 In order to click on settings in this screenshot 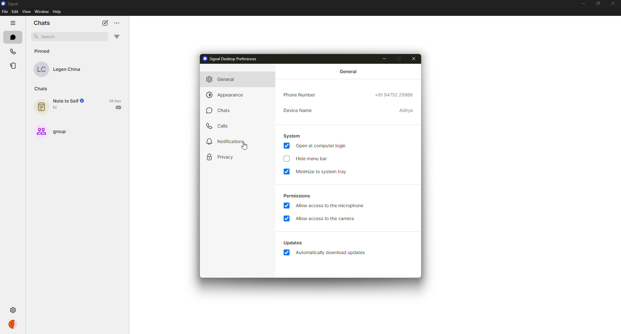, I will do `click(12, 309)`.